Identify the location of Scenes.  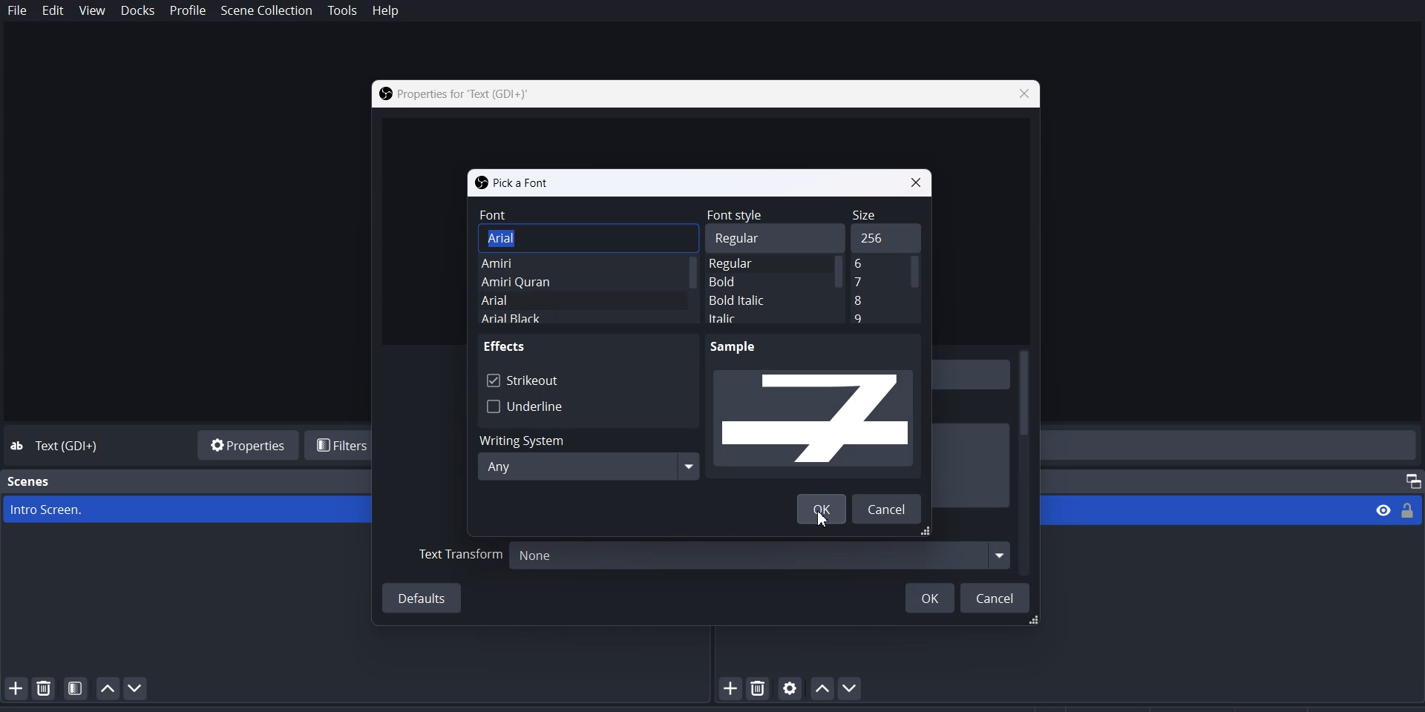
(187, 510).